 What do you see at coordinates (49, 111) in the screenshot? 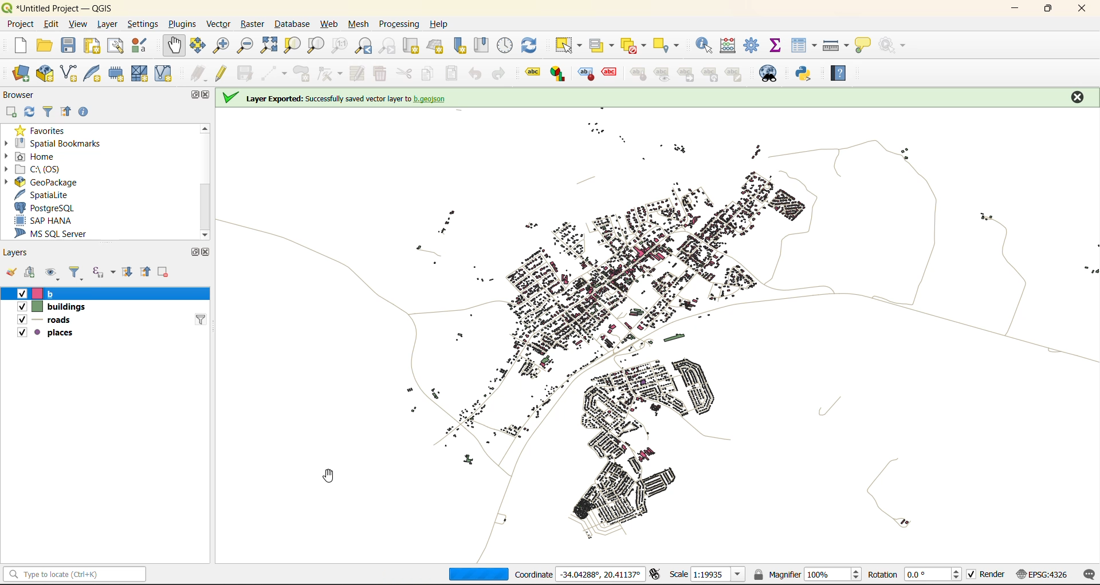
I see `filter` at bounding box center [49, 111].